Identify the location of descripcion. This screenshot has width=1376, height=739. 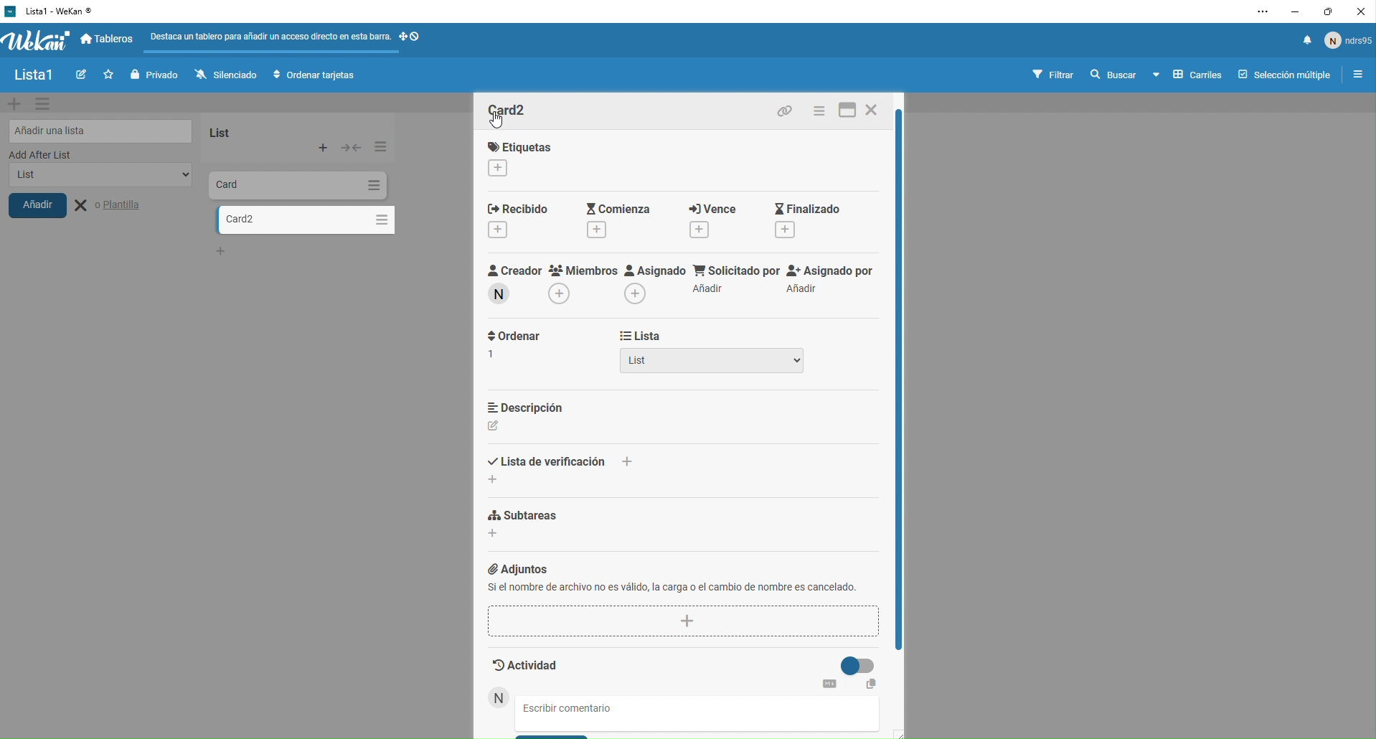
(537, 415).